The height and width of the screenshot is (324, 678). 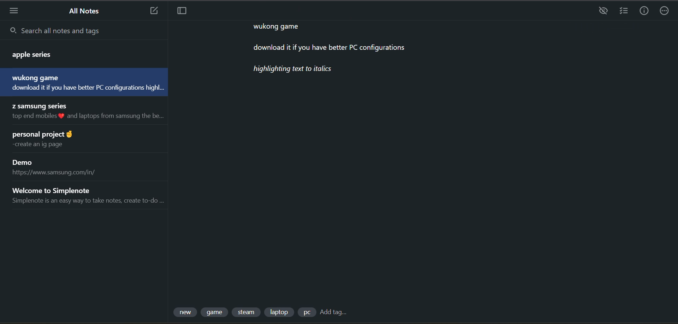 I want to click on tag 2, so click(x=215, y=312).